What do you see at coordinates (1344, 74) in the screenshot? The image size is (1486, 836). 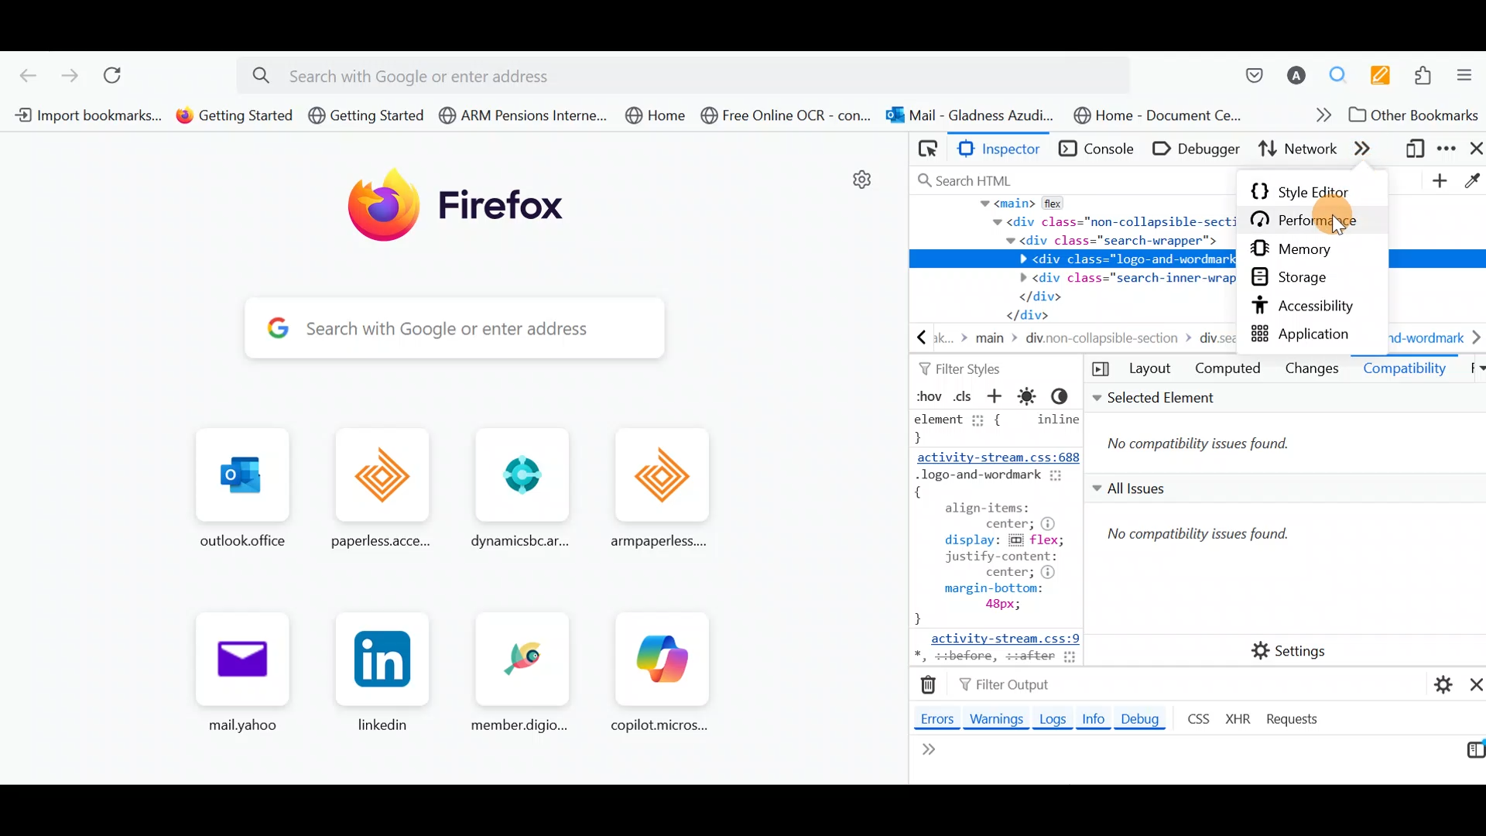 I see `Multiple search & highlight` at bounding box center [1344, 74].